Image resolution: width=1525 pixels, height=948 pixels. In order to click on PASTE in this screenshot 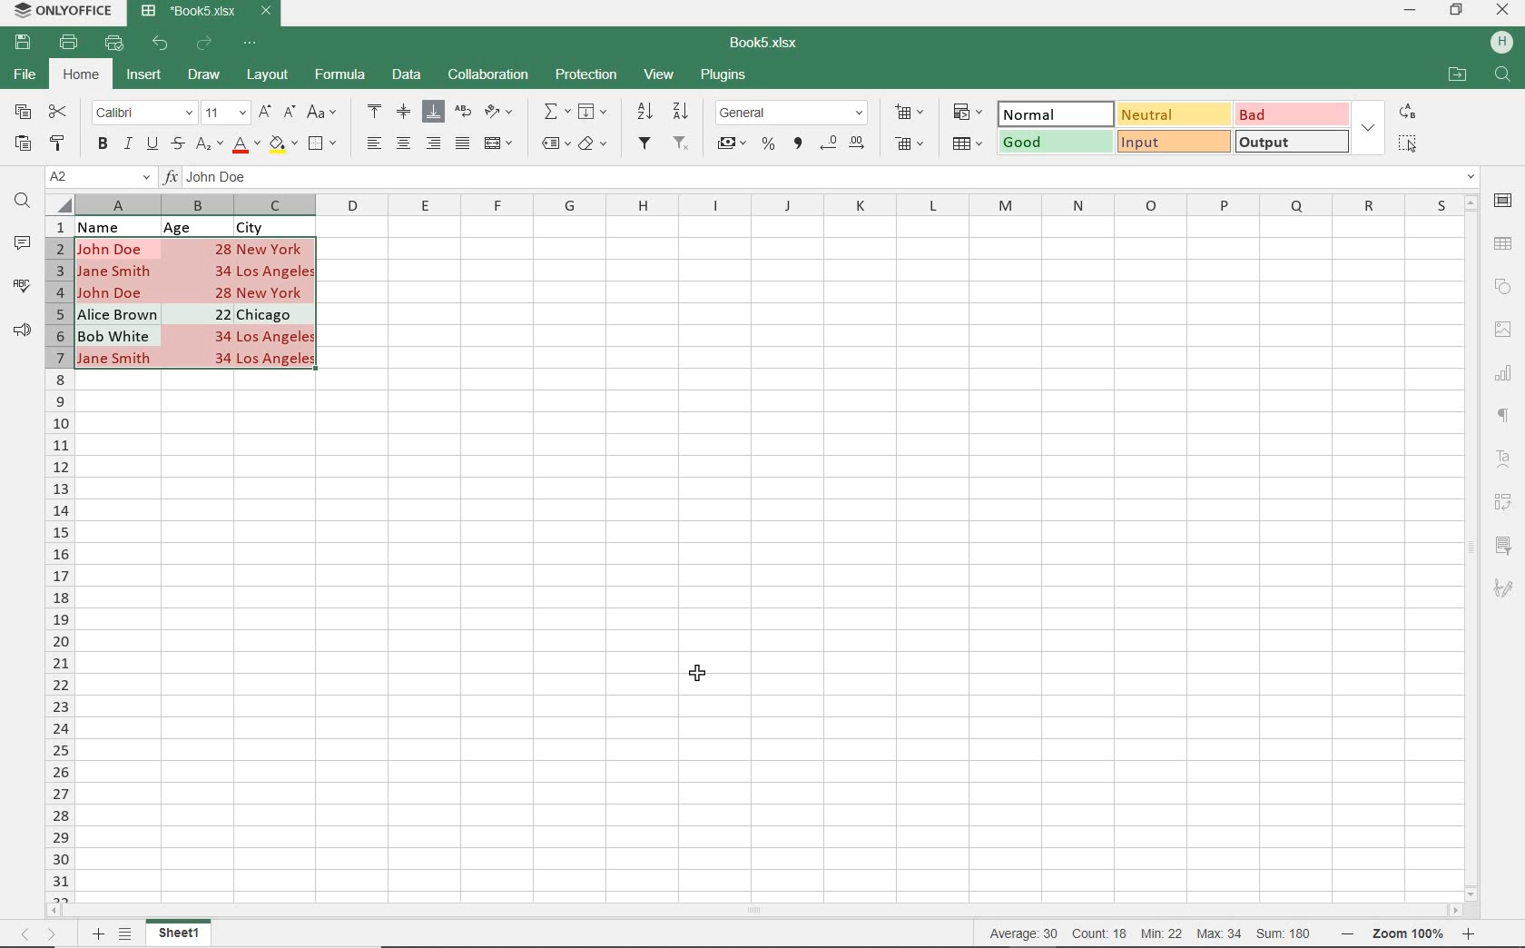, I will do `click(23, 144)`.